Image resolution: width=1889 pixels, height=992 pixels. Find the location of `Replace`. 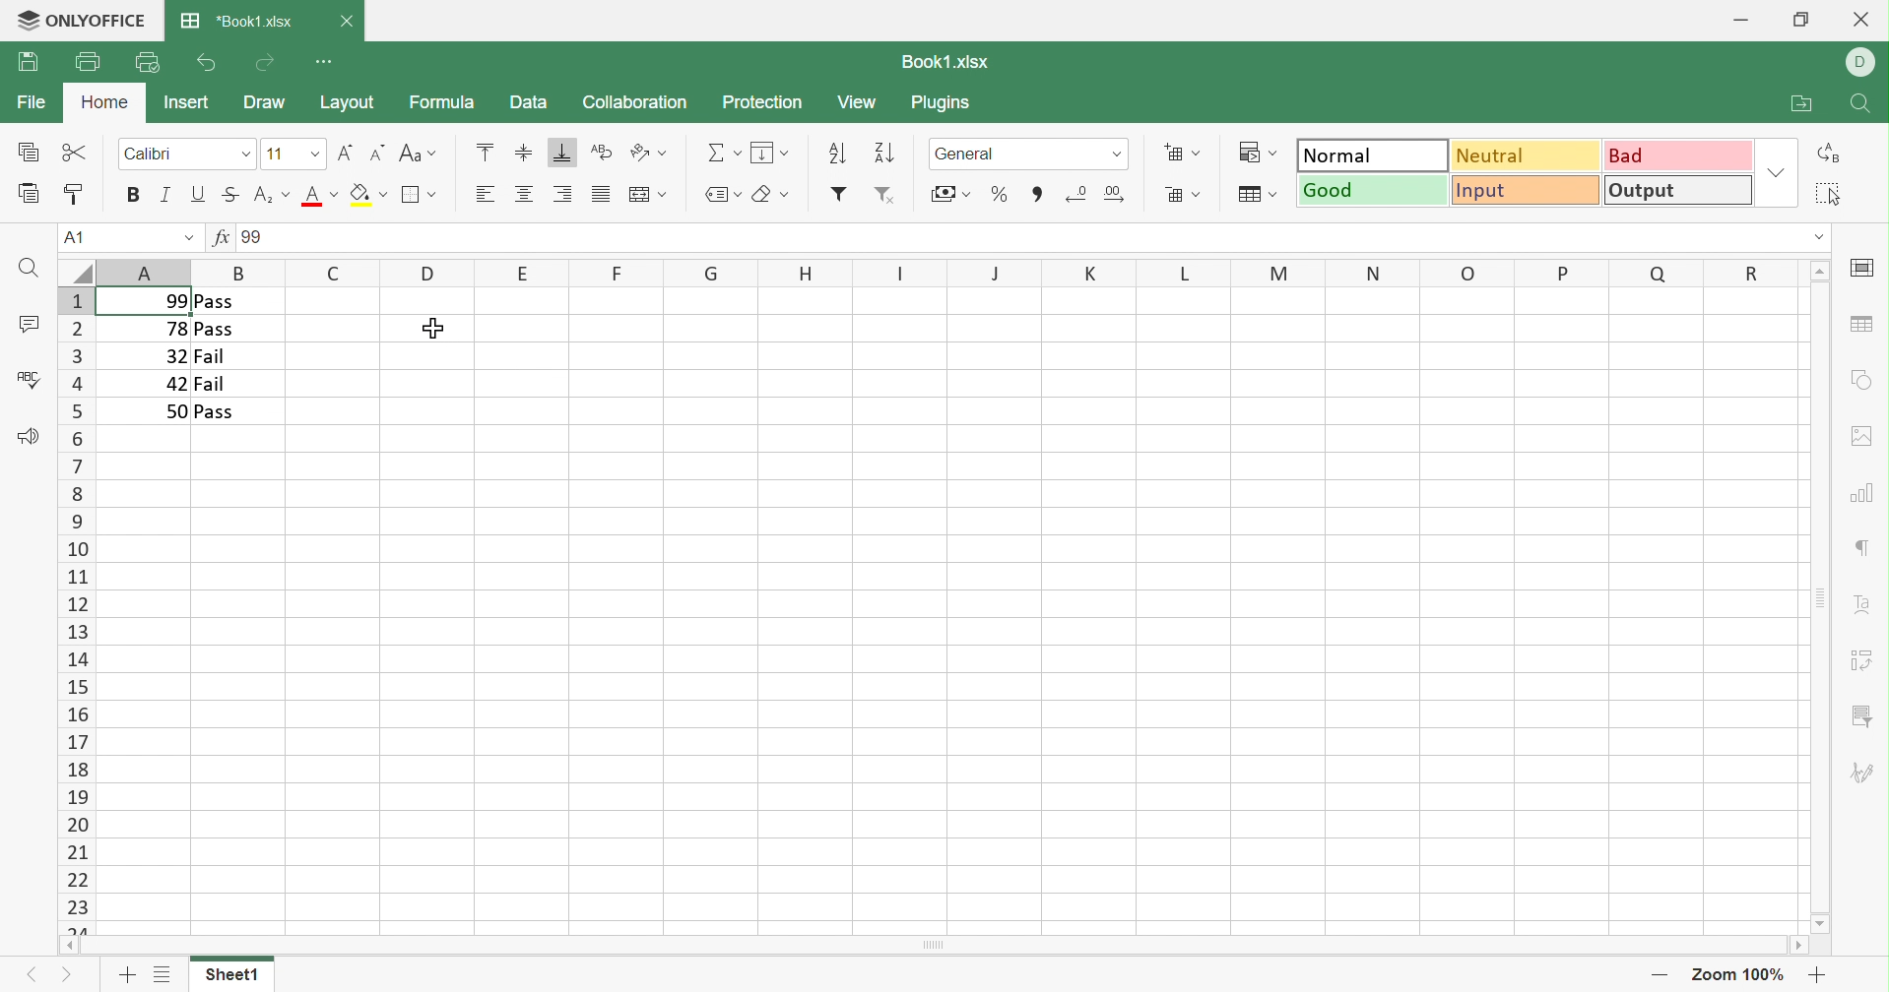

Replace is located at coordinates (1831, 154).